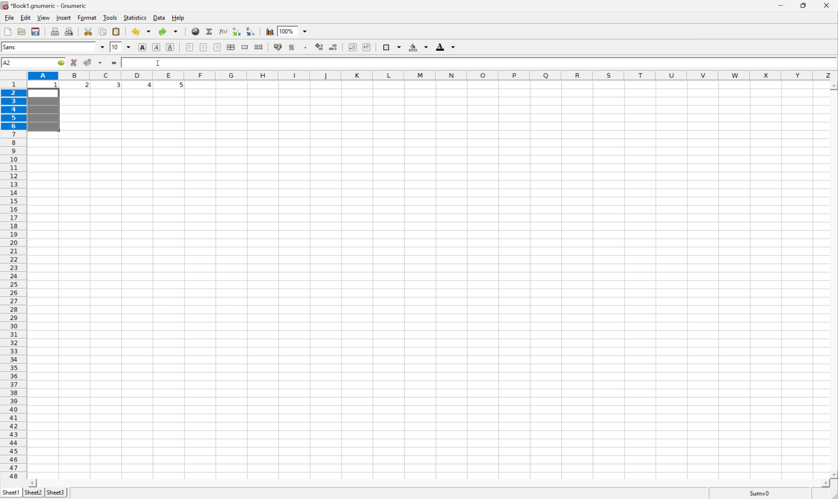 The width and height of the screenshot is (838, 499). Describe the element at coordinates (211, 31) in the screenshot. I see `sum in current cell` at that location.